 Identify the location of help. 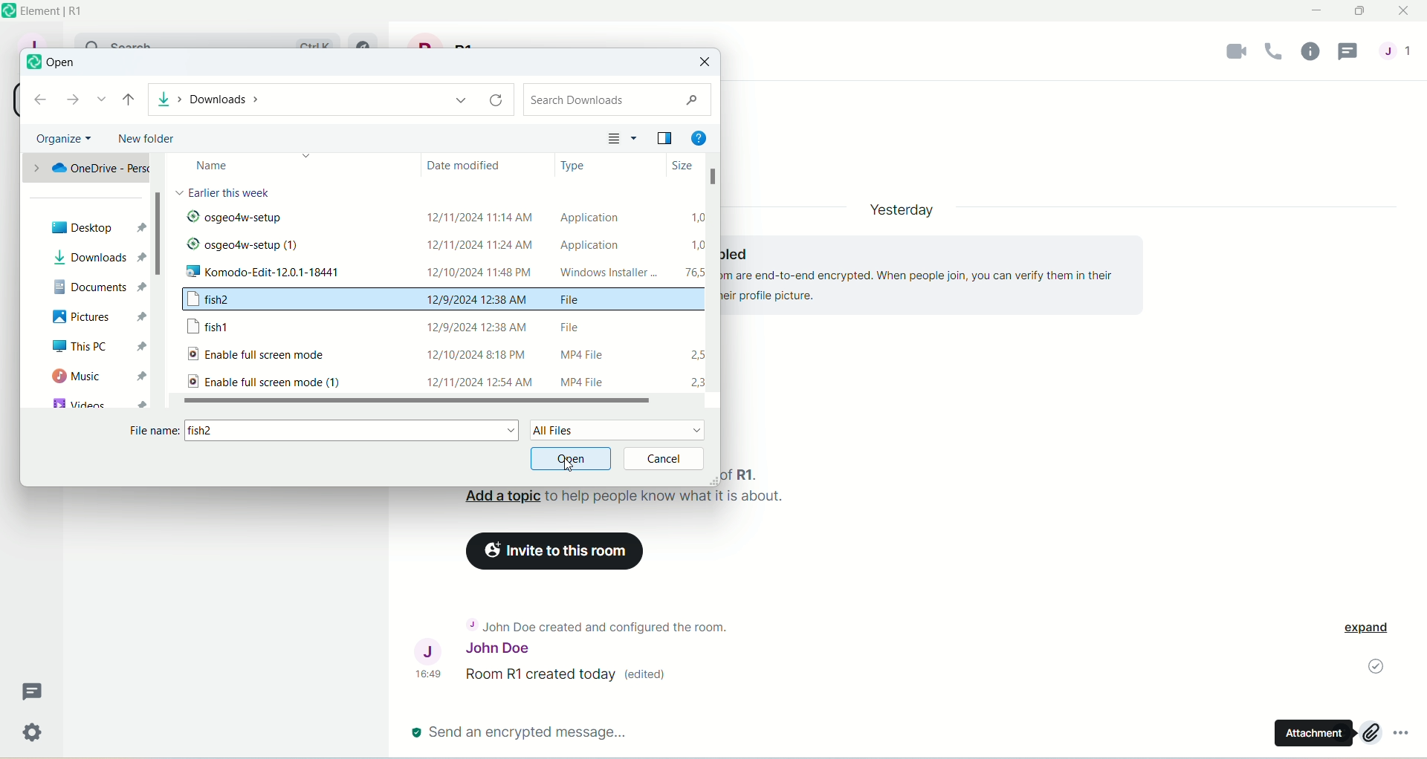
(702, 137).